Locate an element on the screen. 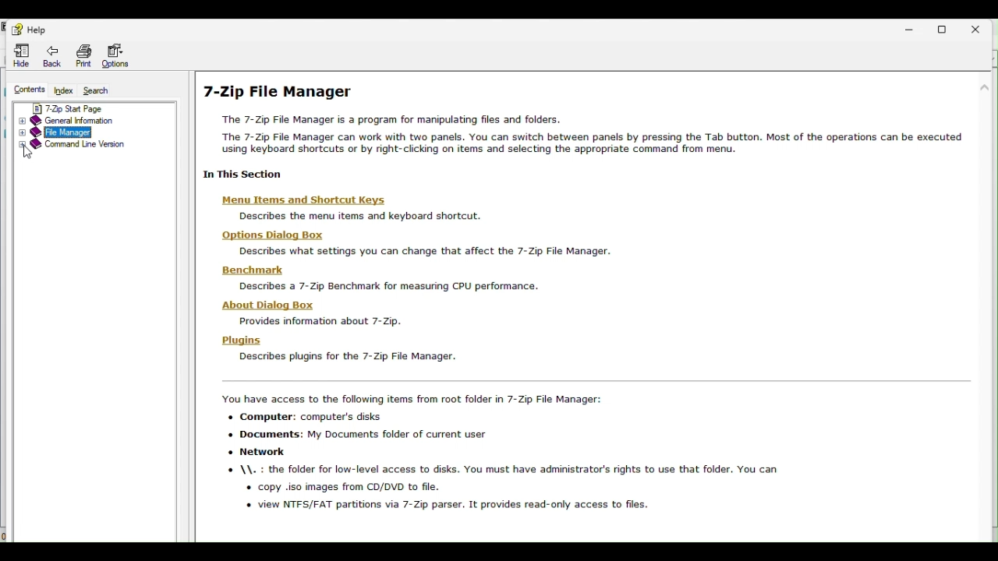 The image size is (998, 561). command line version is located at coordinates (91, 150).